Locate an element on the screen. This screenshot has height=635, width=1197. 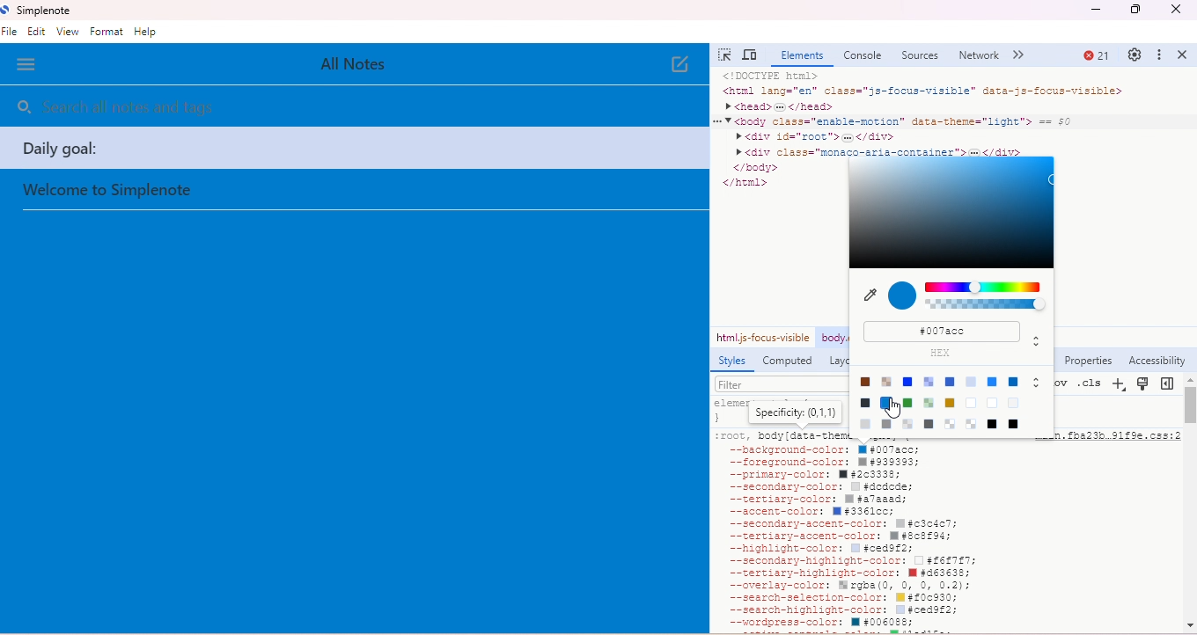
minimize is located at coordinates (1093, 11).